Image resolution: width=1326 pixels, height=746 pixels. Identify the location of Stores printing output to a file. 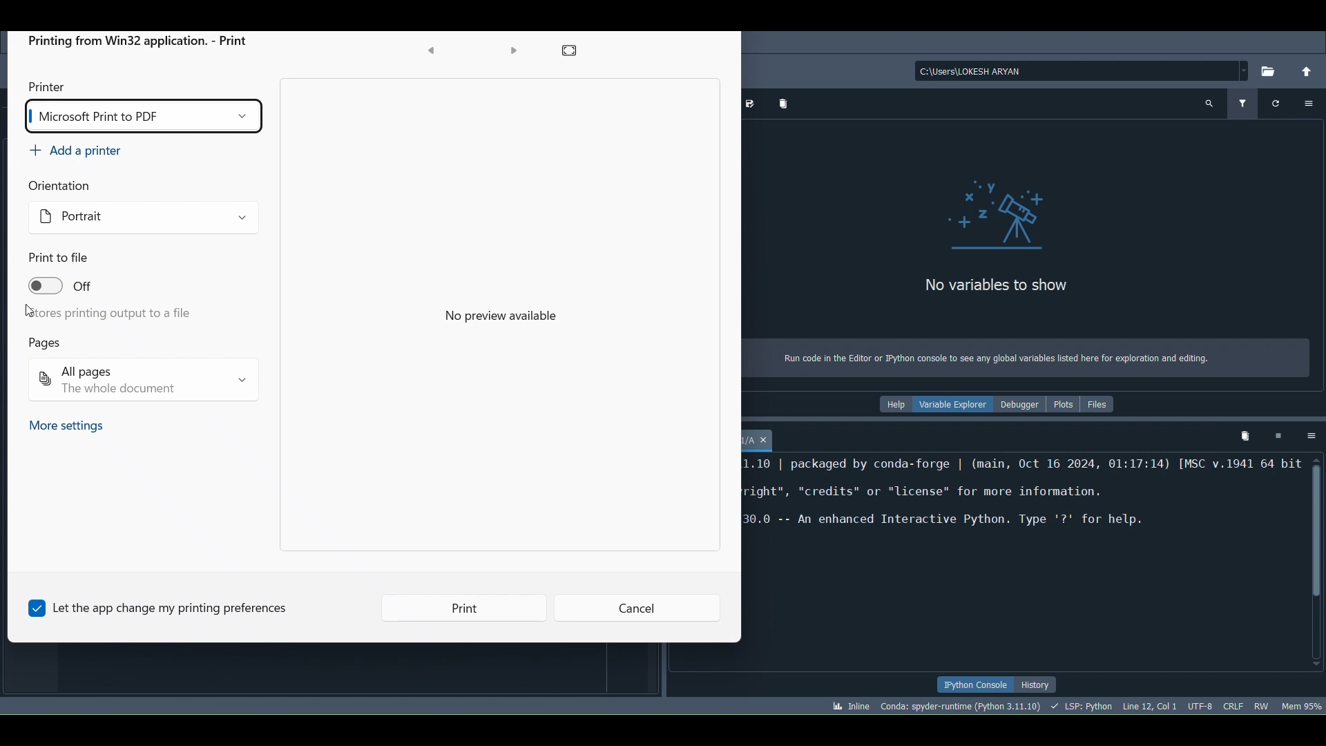
(108, 314).